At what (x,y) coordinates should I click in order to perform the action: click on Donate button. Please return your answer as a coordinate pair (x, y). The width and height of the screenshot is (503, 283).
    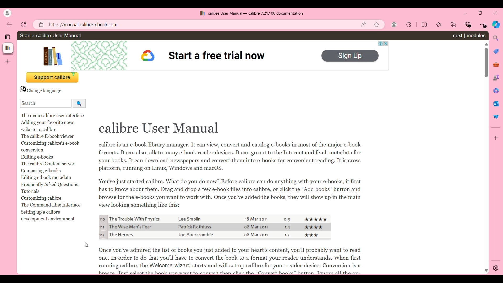
    Looking at the image, I should click on (52, 78).